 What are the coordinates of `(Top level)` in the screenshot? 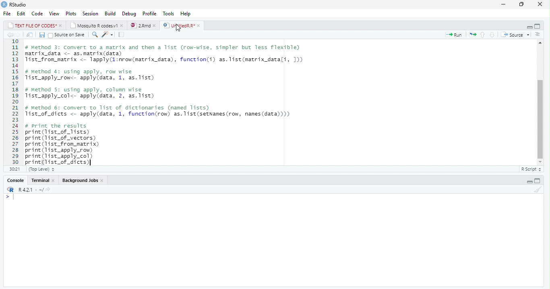 It's located at (43, 169).